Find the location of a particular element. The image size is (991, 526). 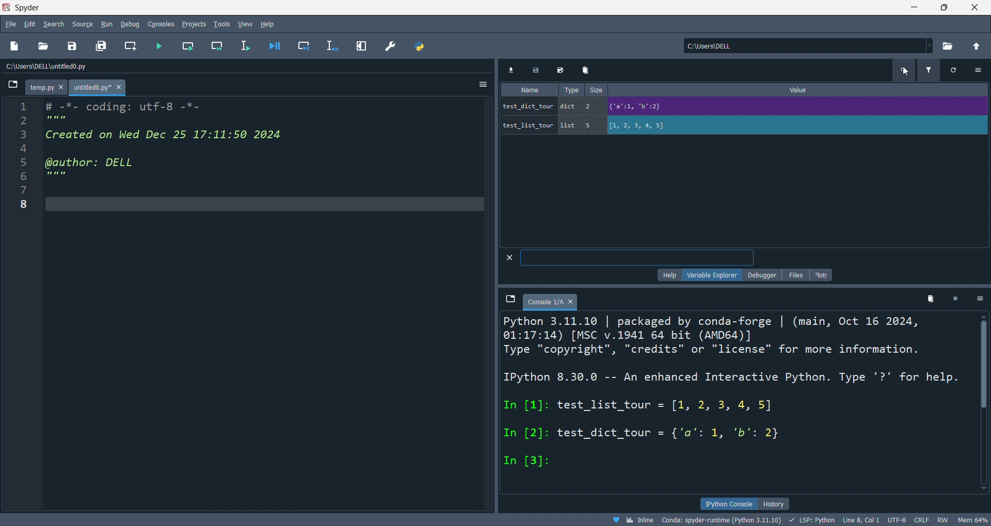

file path is located at coordinates (99, 69).